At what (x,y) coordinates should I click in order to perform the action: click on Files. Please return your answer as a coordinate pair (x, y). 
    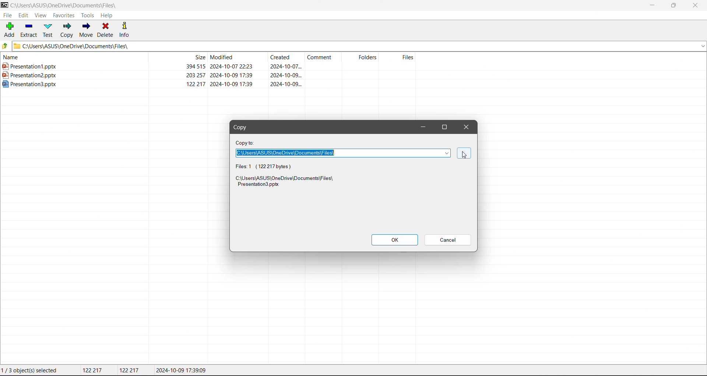
    Looking at the image, I should click on (400, 57).